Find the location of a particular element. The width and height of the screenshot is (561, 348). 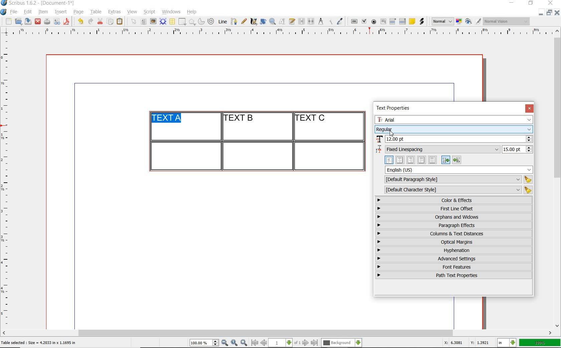

table is located at coordinates (96, 12).